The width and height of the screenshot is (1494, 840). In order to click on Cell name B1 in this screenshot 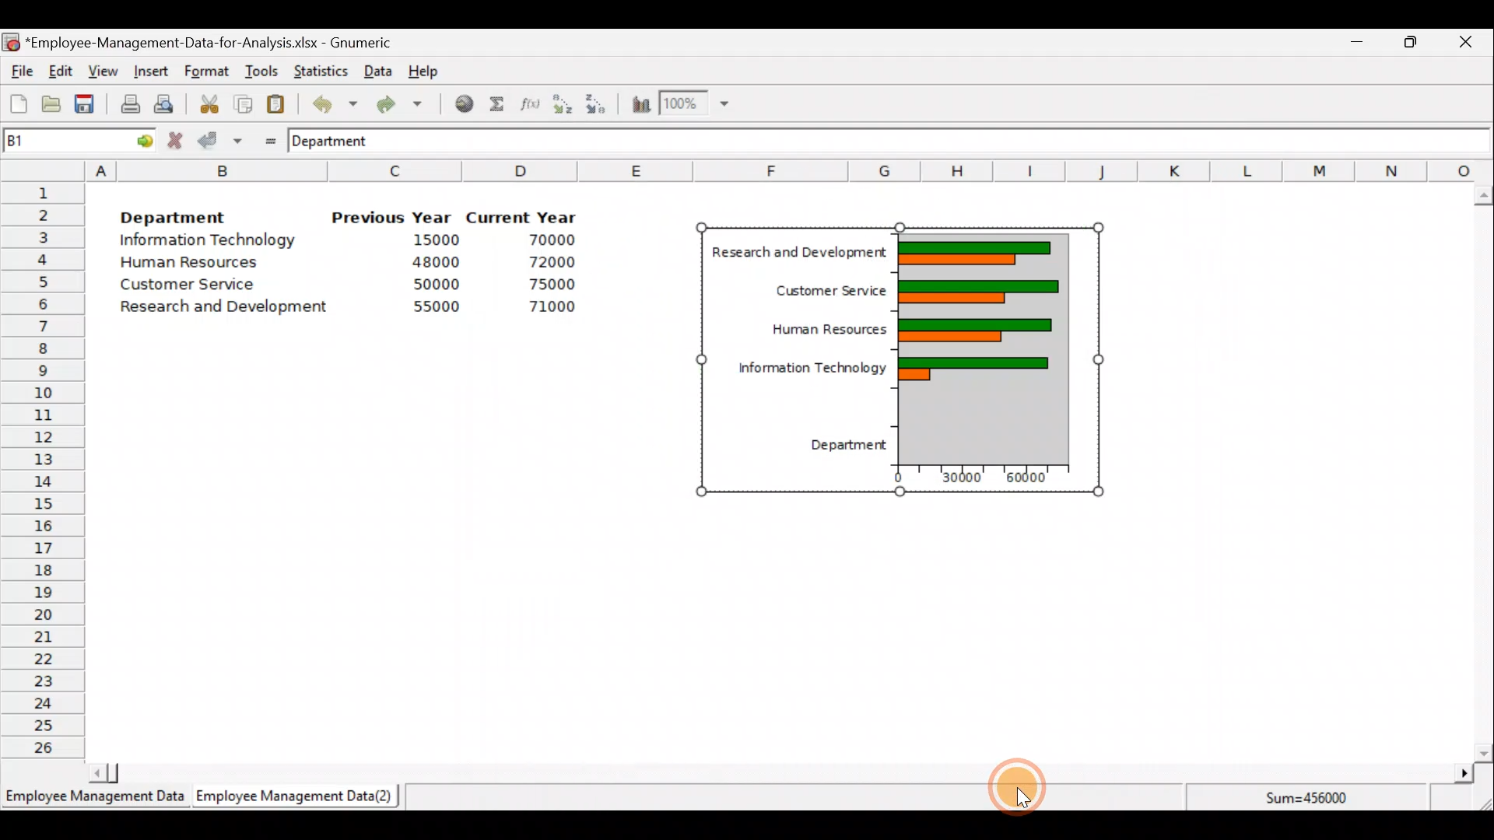, I will do `click(60, 140)`.